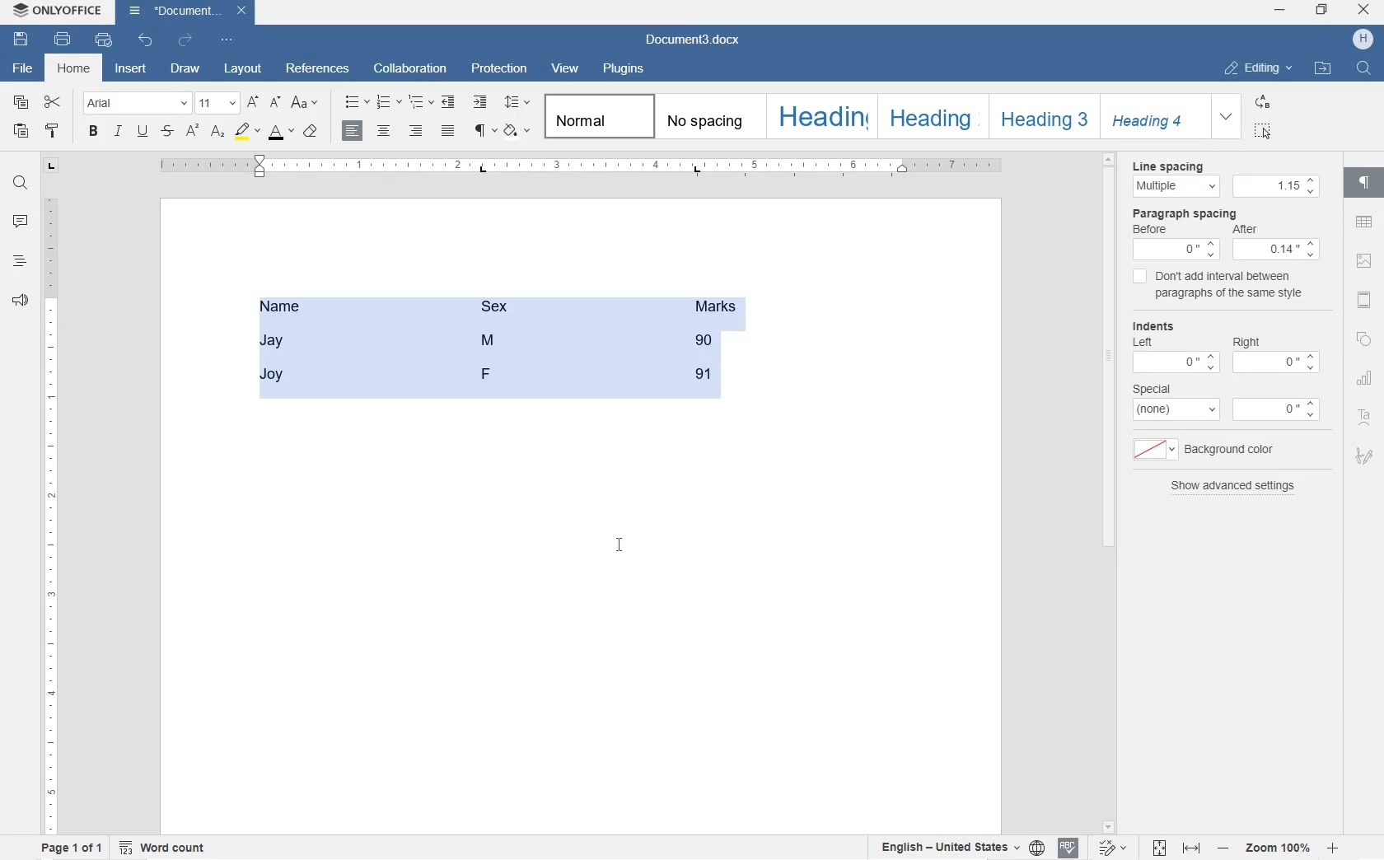 Image resolution: width=1384 pixels, height=860 pixels. What do you see at coordinates (1236, 490) in the screenshot?
I see `show advanced settings` at bounding box center [1236, 490].